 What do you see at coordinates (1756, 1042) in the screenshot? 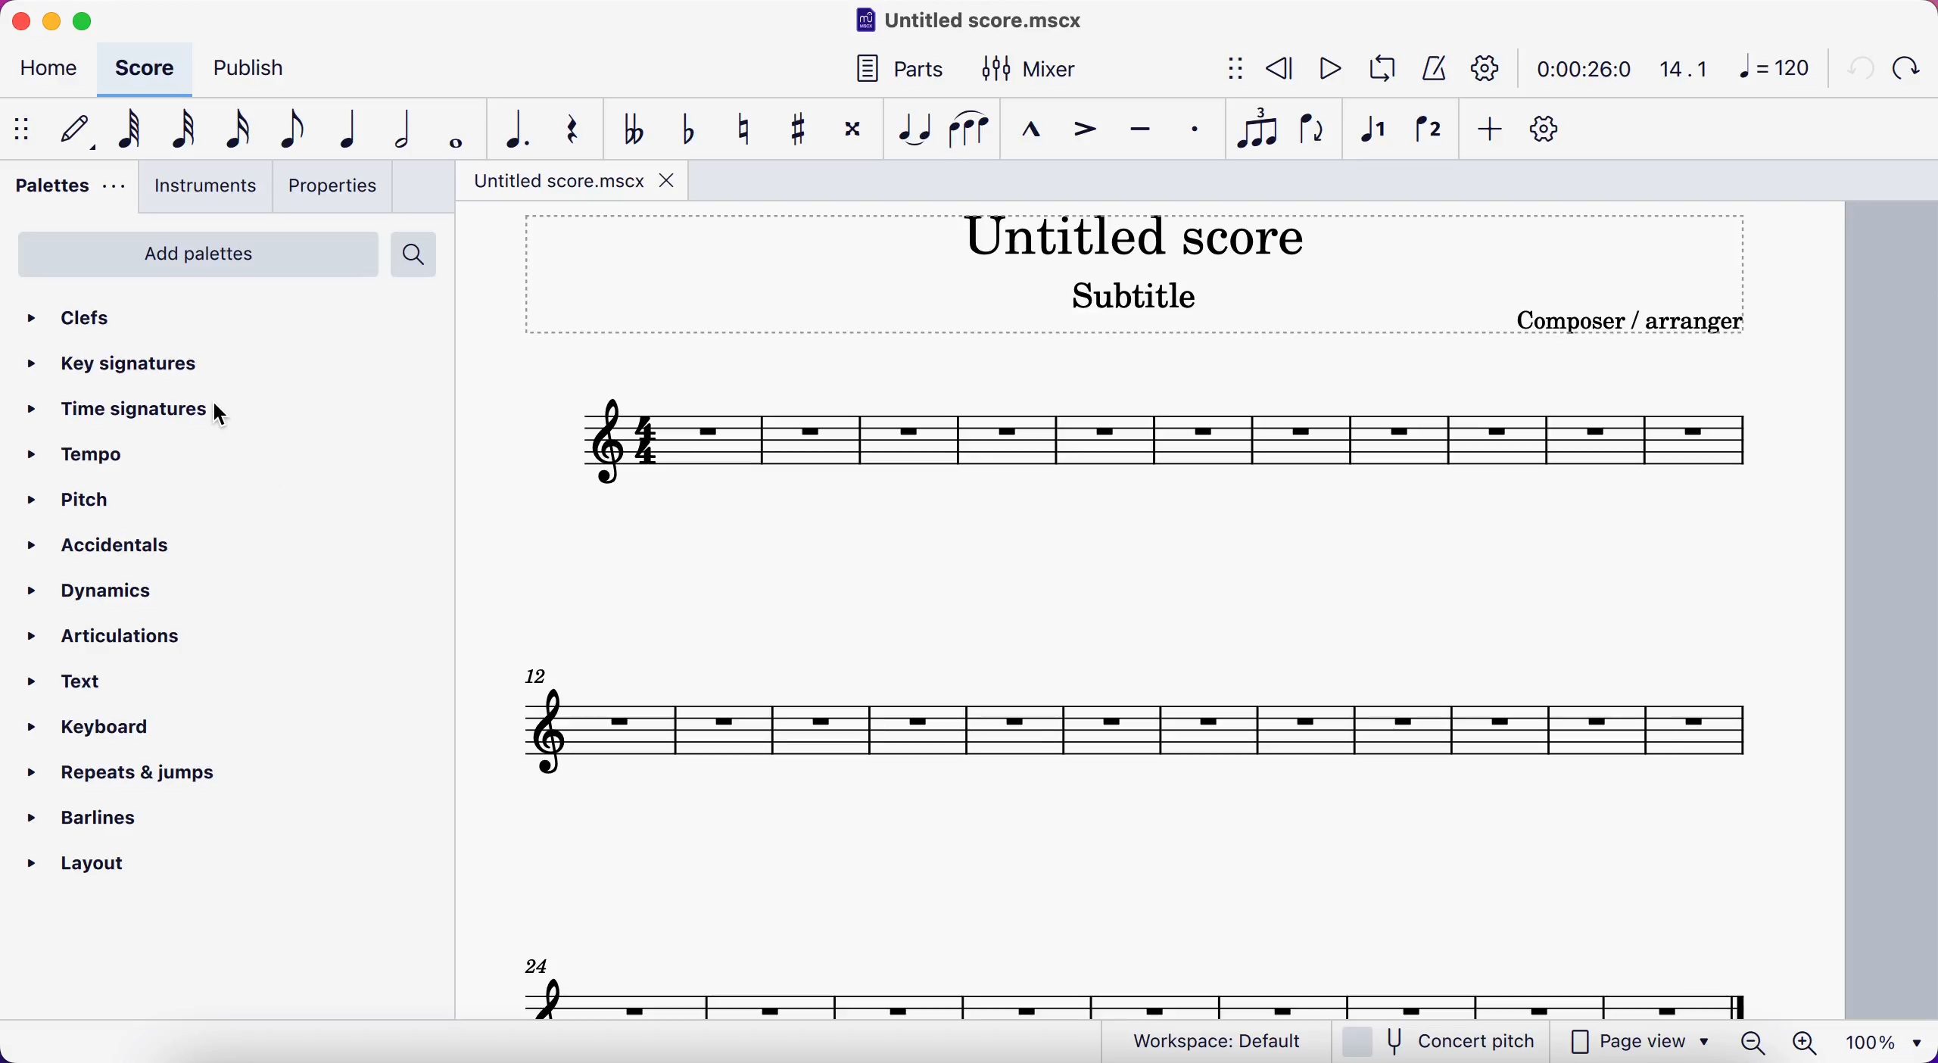
I see `zoom out` at bounding box center [1756, 1042].